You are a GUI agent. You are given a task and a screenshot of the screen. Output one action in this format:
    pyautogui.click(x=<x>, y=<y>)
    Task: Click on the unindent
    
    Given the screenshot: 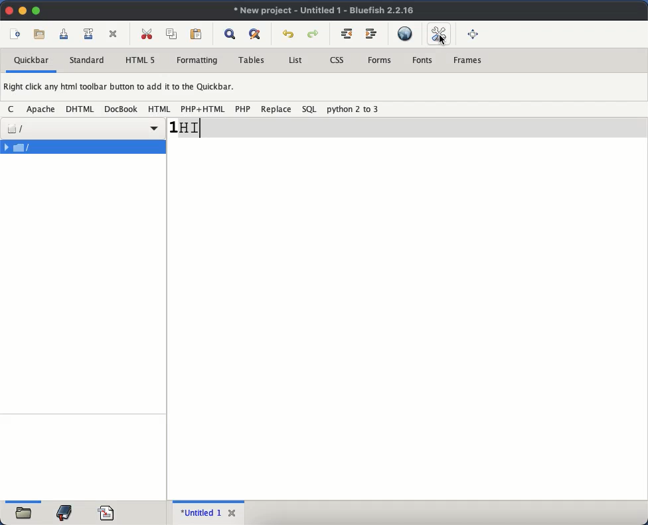 What is the action you would take?
    pyautogui.click(x=348, y=35)
    